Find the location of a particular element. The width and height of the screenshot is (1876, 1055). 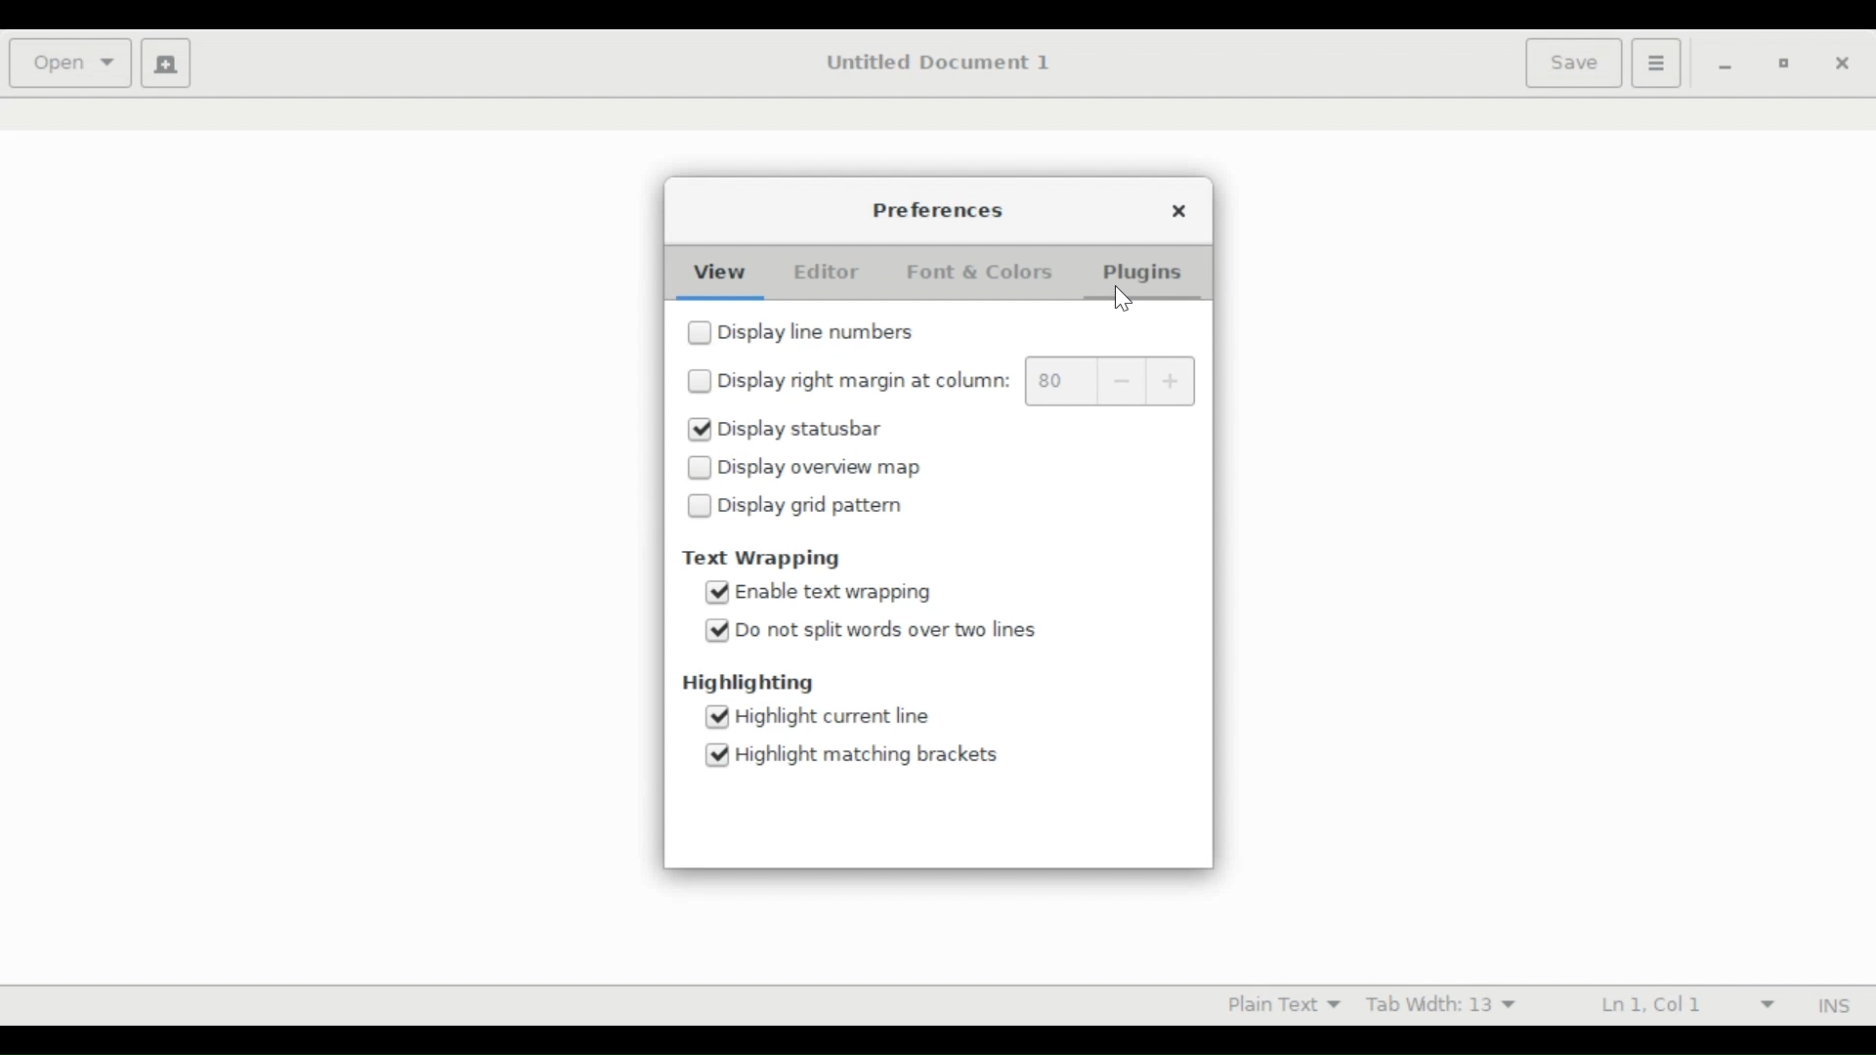

Text Wrapping is located at coordinates (766, 559).